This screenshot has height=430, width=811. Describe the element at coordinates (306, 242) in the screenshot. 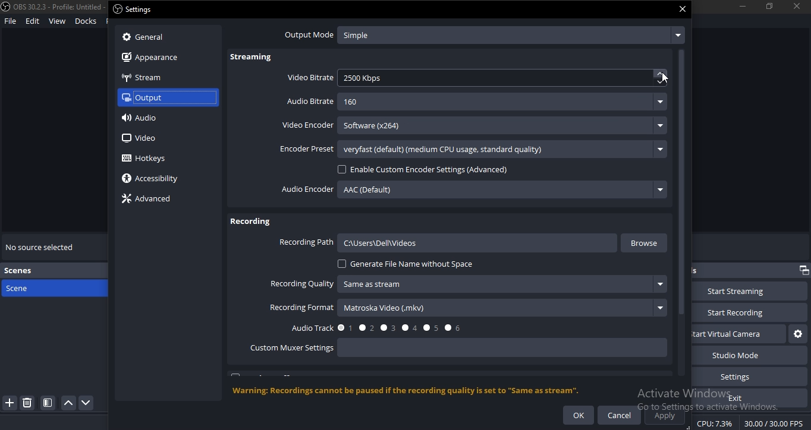

I see `recording path` at that location.